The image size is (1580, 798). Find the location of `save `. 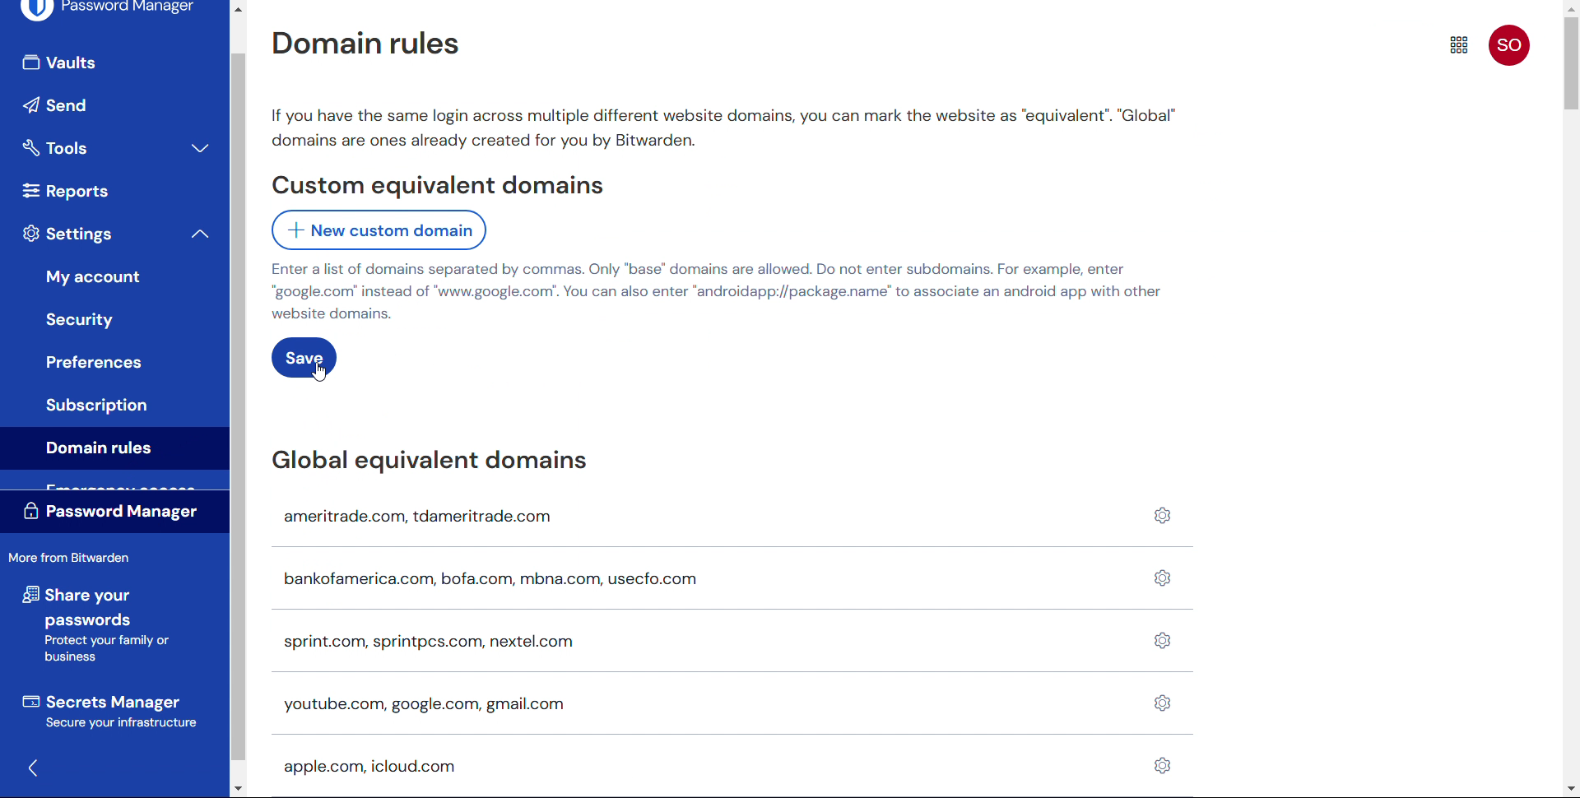

save  is located at coordinates (304, 358).